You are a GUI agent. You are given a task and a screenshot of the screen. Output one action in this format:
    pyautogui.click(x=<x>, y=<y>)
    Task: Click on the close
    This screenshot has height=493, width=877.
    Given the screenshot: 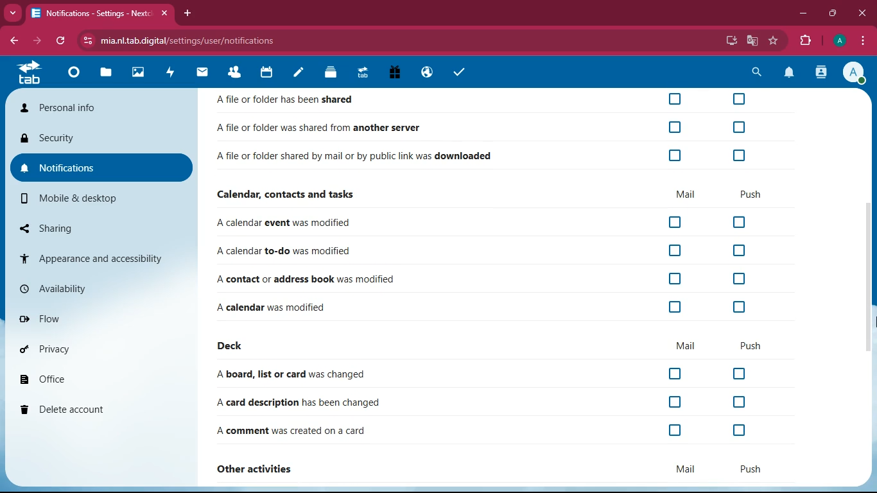 What is the action you would take?
    pyautogui.click(x=862, y=13)
    